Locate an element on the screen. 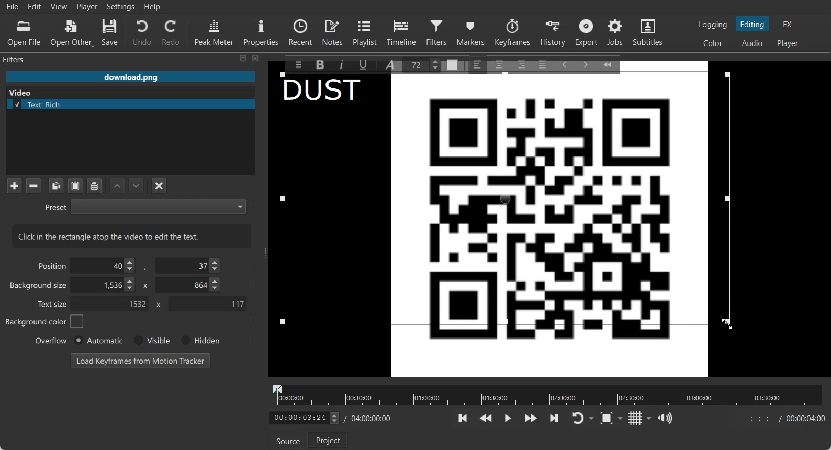 The image size is (831, 450). Play Quickly backward is located at coordinates (486, 418).